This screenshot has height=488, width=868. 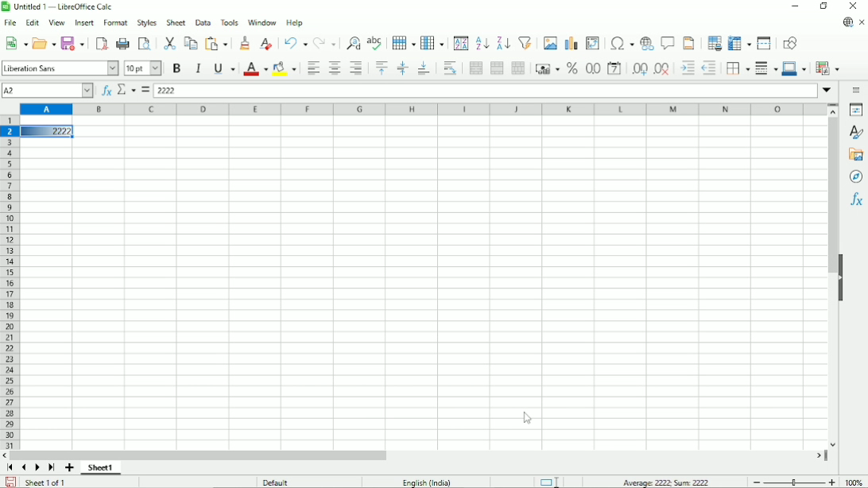 What do you see at coordinates (740, 42) in the screenshot?
I see `Freeze row and column` at bounding box center [740, 42].